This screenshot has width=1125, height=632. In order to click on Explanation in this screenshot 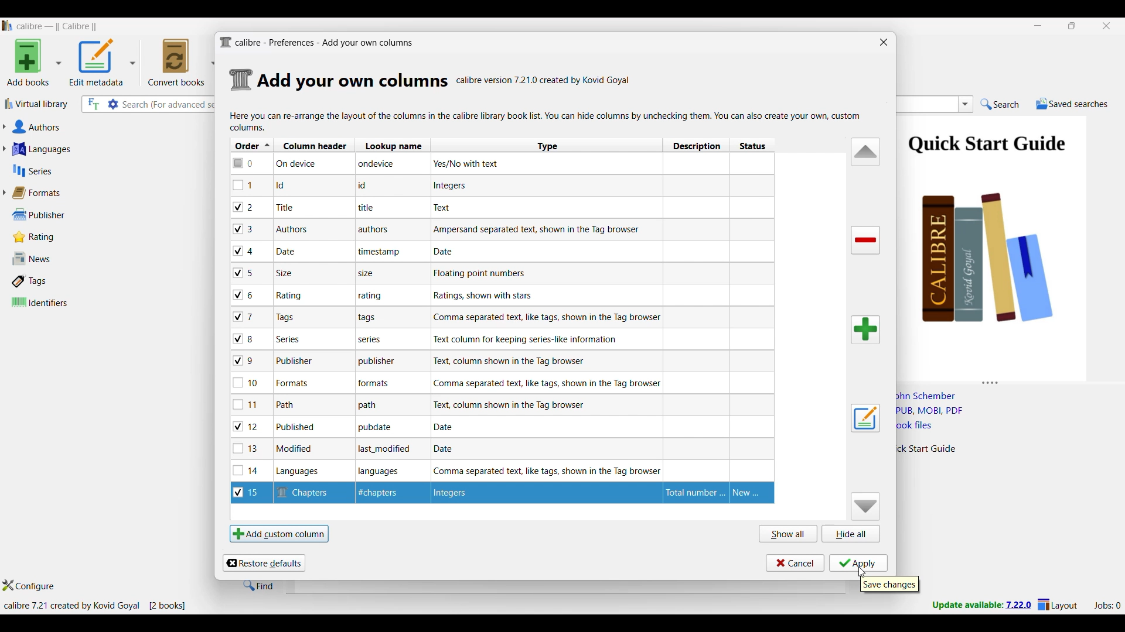, I will do `click(480, 274)`.